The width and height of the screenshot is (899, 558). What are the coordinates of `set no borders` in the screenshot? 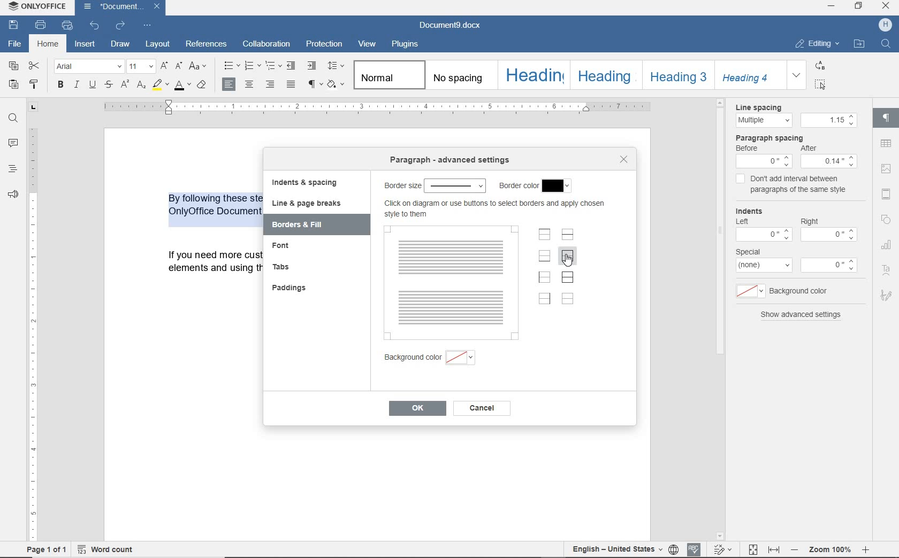 It's located at (568, 299).